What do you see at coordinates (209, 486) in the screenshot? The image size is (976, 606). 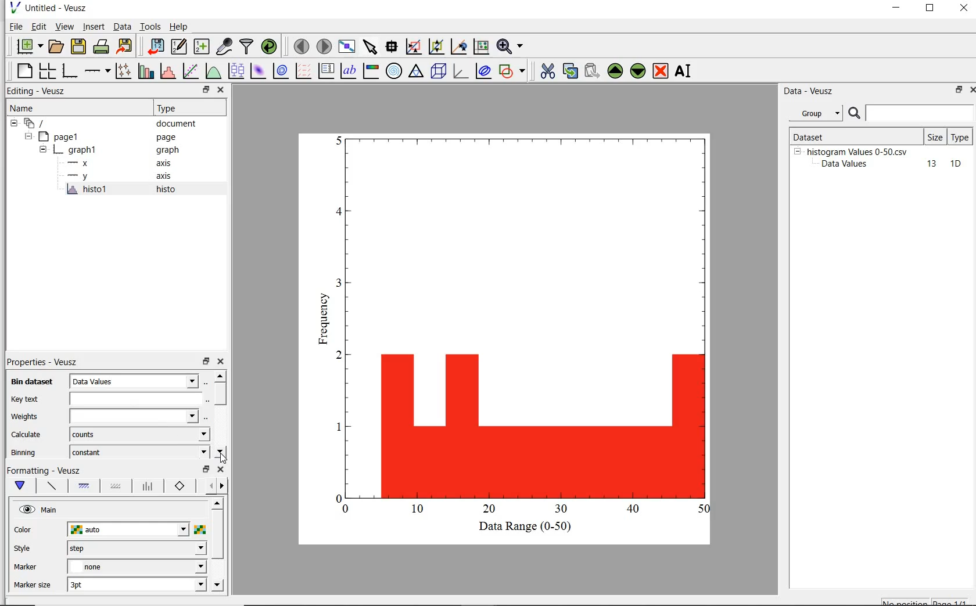 I see `previous ` at bounding box center [209, 486].